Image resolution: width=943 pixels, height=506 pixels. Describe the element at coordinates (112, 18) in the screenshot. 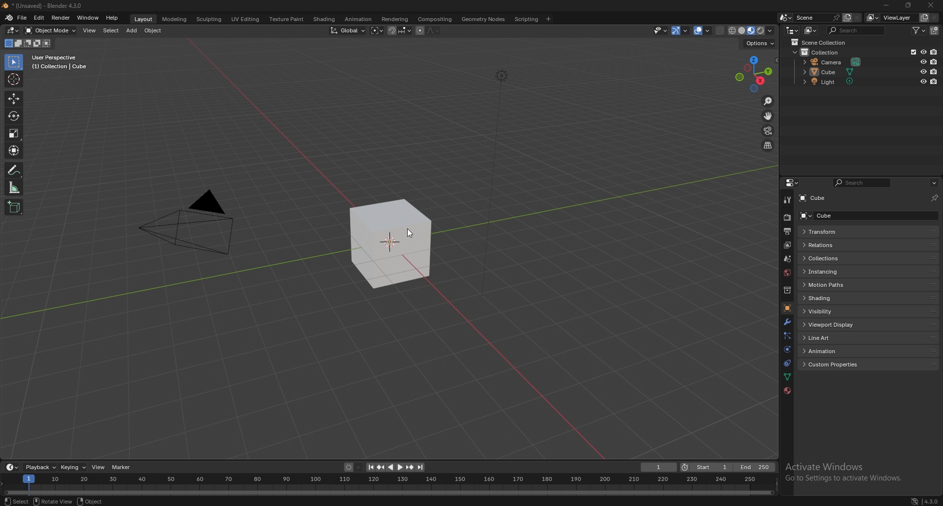

I see `help` at that location.